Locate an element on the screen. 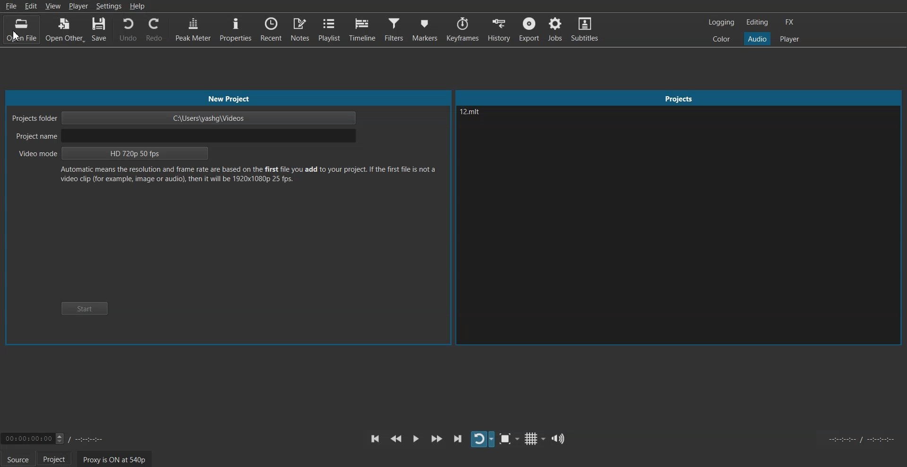 The image size is (907, 467). Project is located at coordinates (678, 98).